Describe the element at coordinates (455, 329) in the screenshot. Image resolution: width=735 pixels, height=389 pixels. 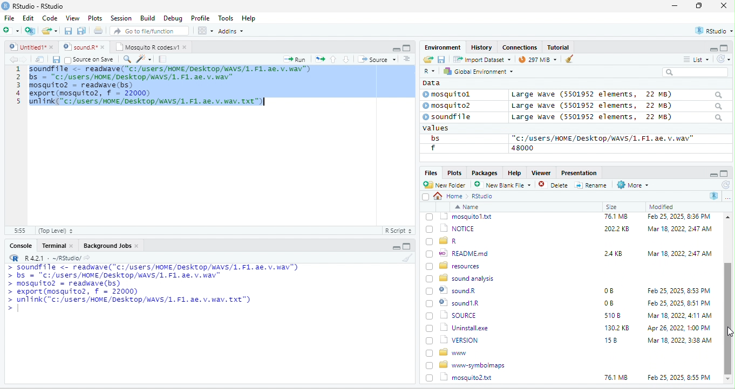
I see `BD resources` at that location.